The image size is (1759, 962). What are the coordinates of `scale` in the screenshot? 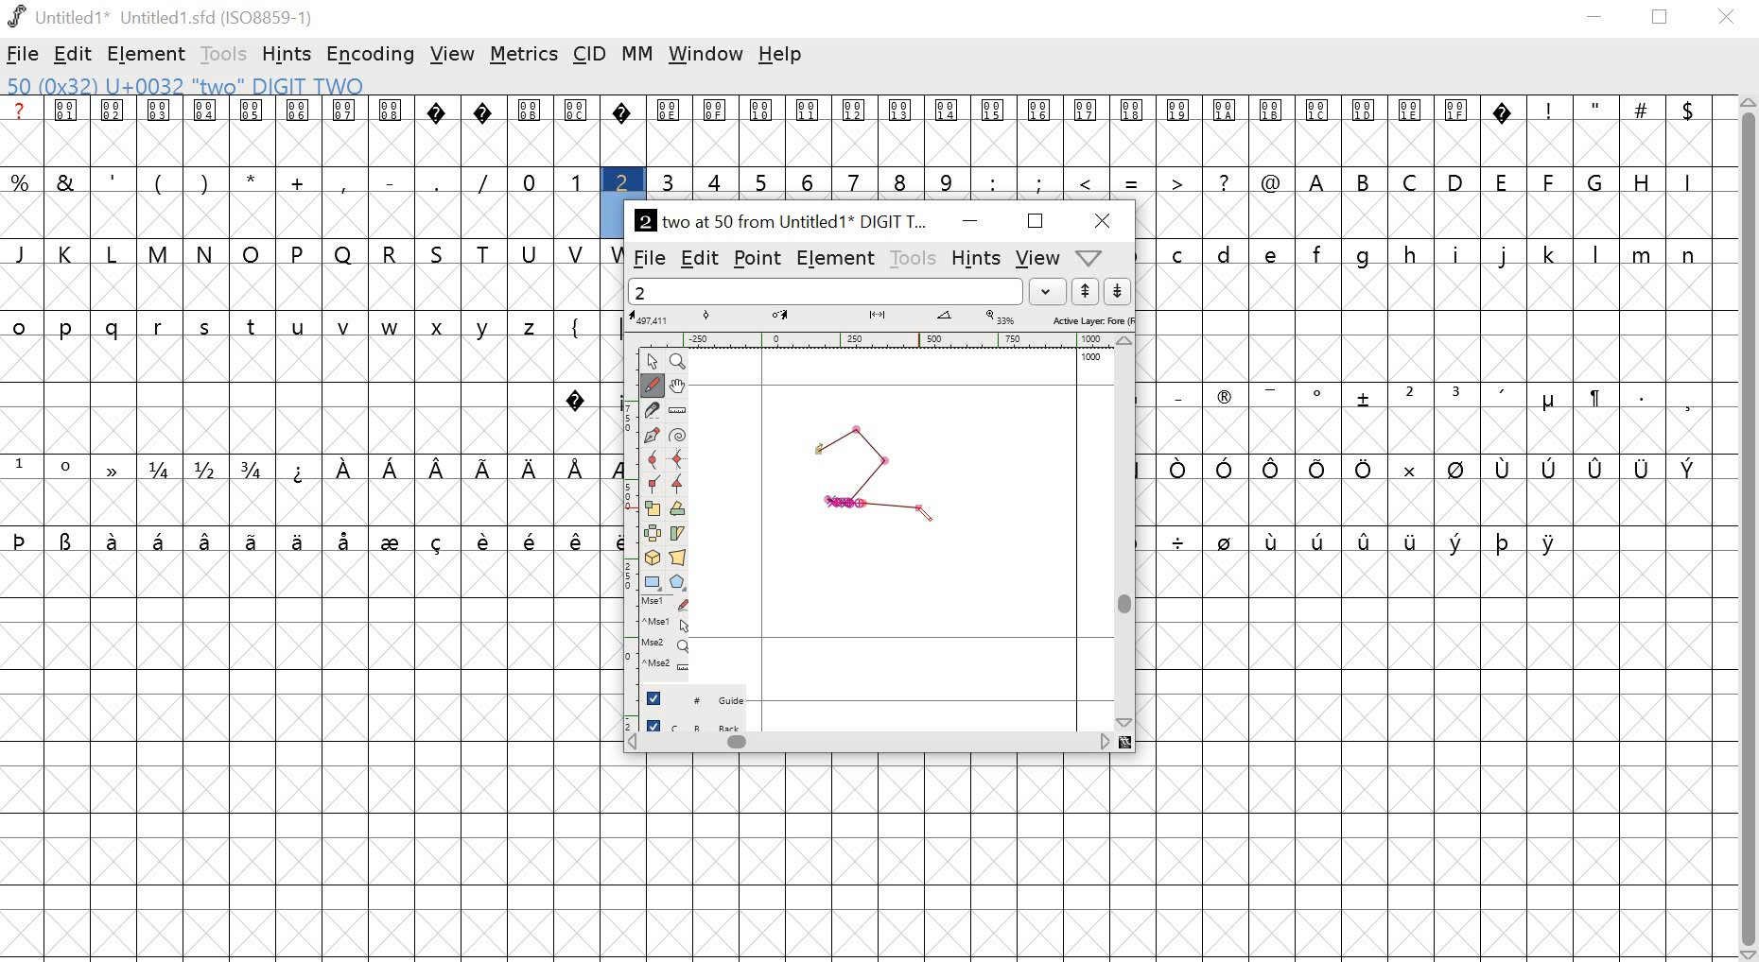 It's located at (654, 509).